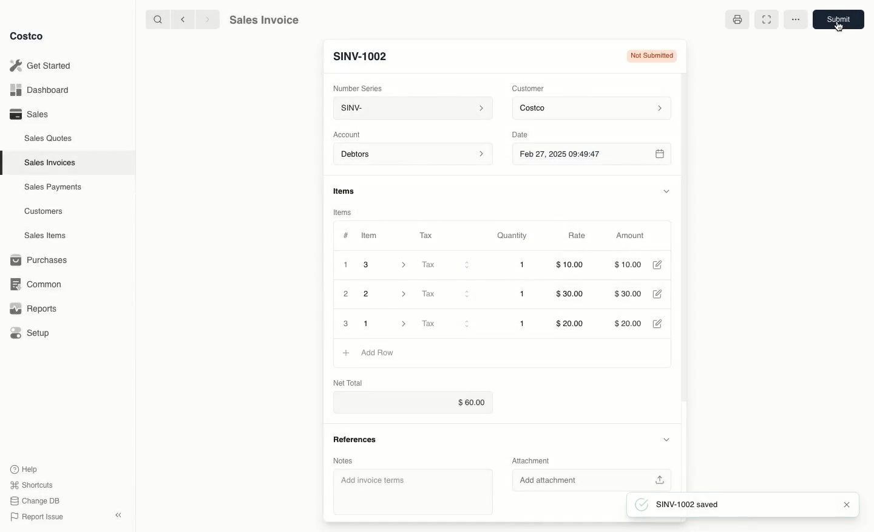 This screenshot has width=874, height=532. What do you see at coordinates (629, 236) in the screenshot?
I see `Amount` at bounding box center [629, 236].